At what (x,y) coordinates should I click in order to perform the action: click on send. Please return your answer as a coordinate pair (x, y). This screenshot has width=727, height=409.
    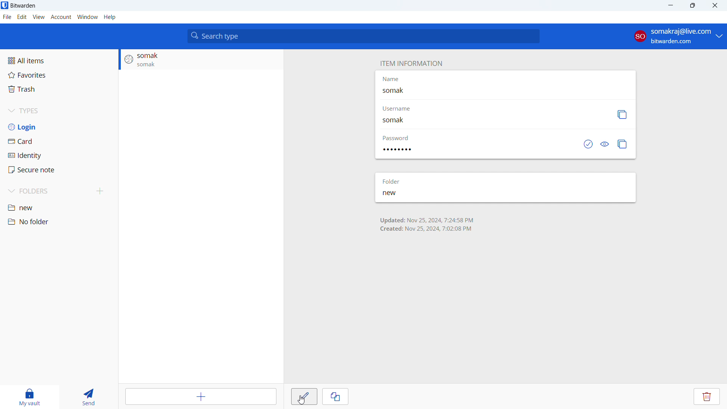
    Looking at the image, I should click on (95, 397).